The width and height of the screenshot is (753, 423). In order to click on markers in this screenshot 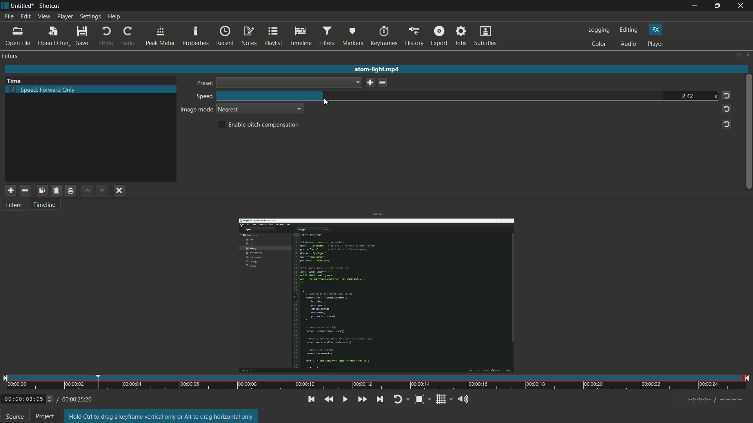, I will do `click(353, 36)`.